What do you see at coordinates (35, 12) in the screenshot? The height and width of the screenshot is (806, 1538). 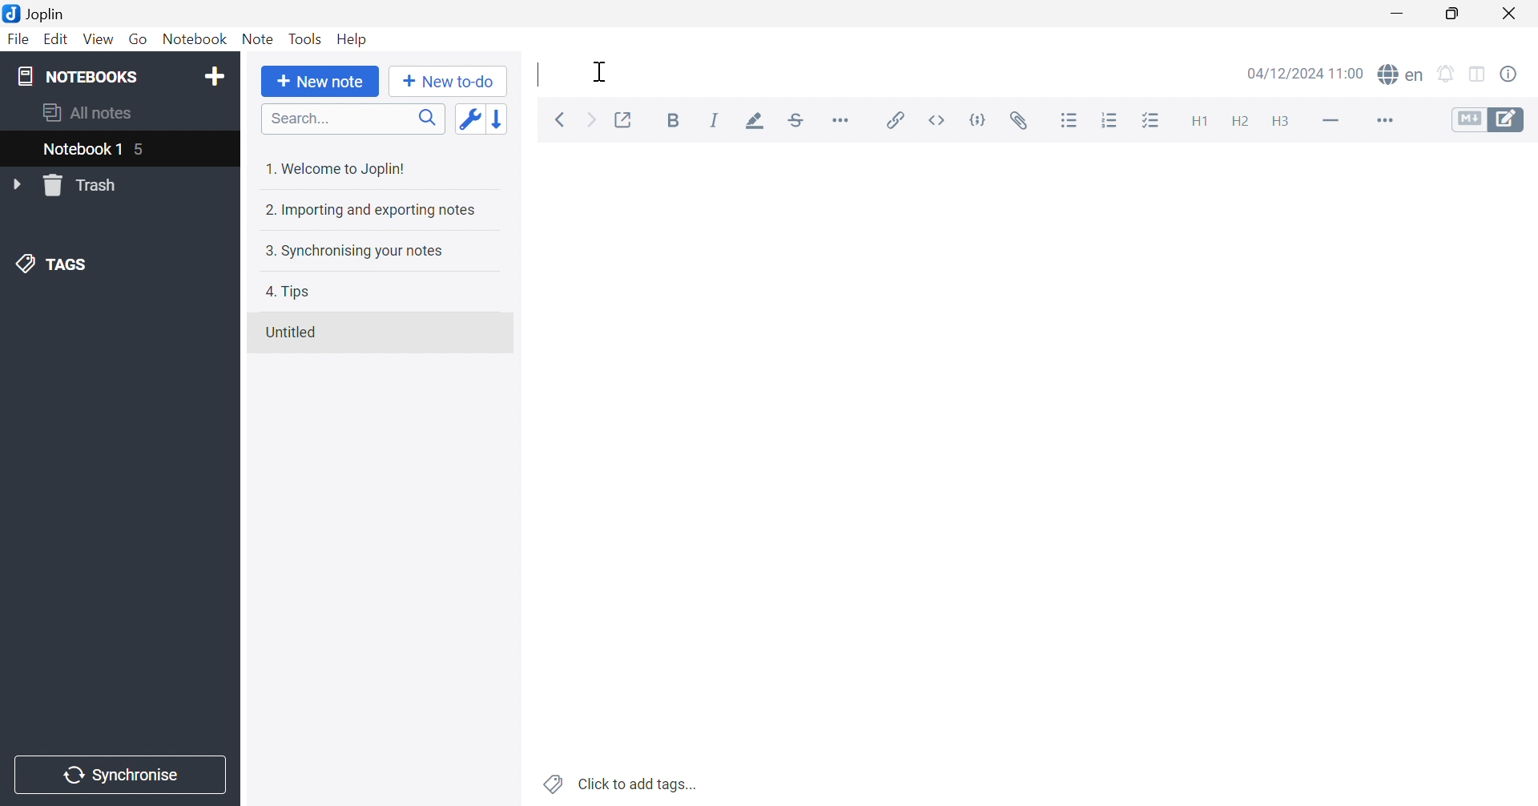 I see `Joplin` at bounding box center [35, 12].